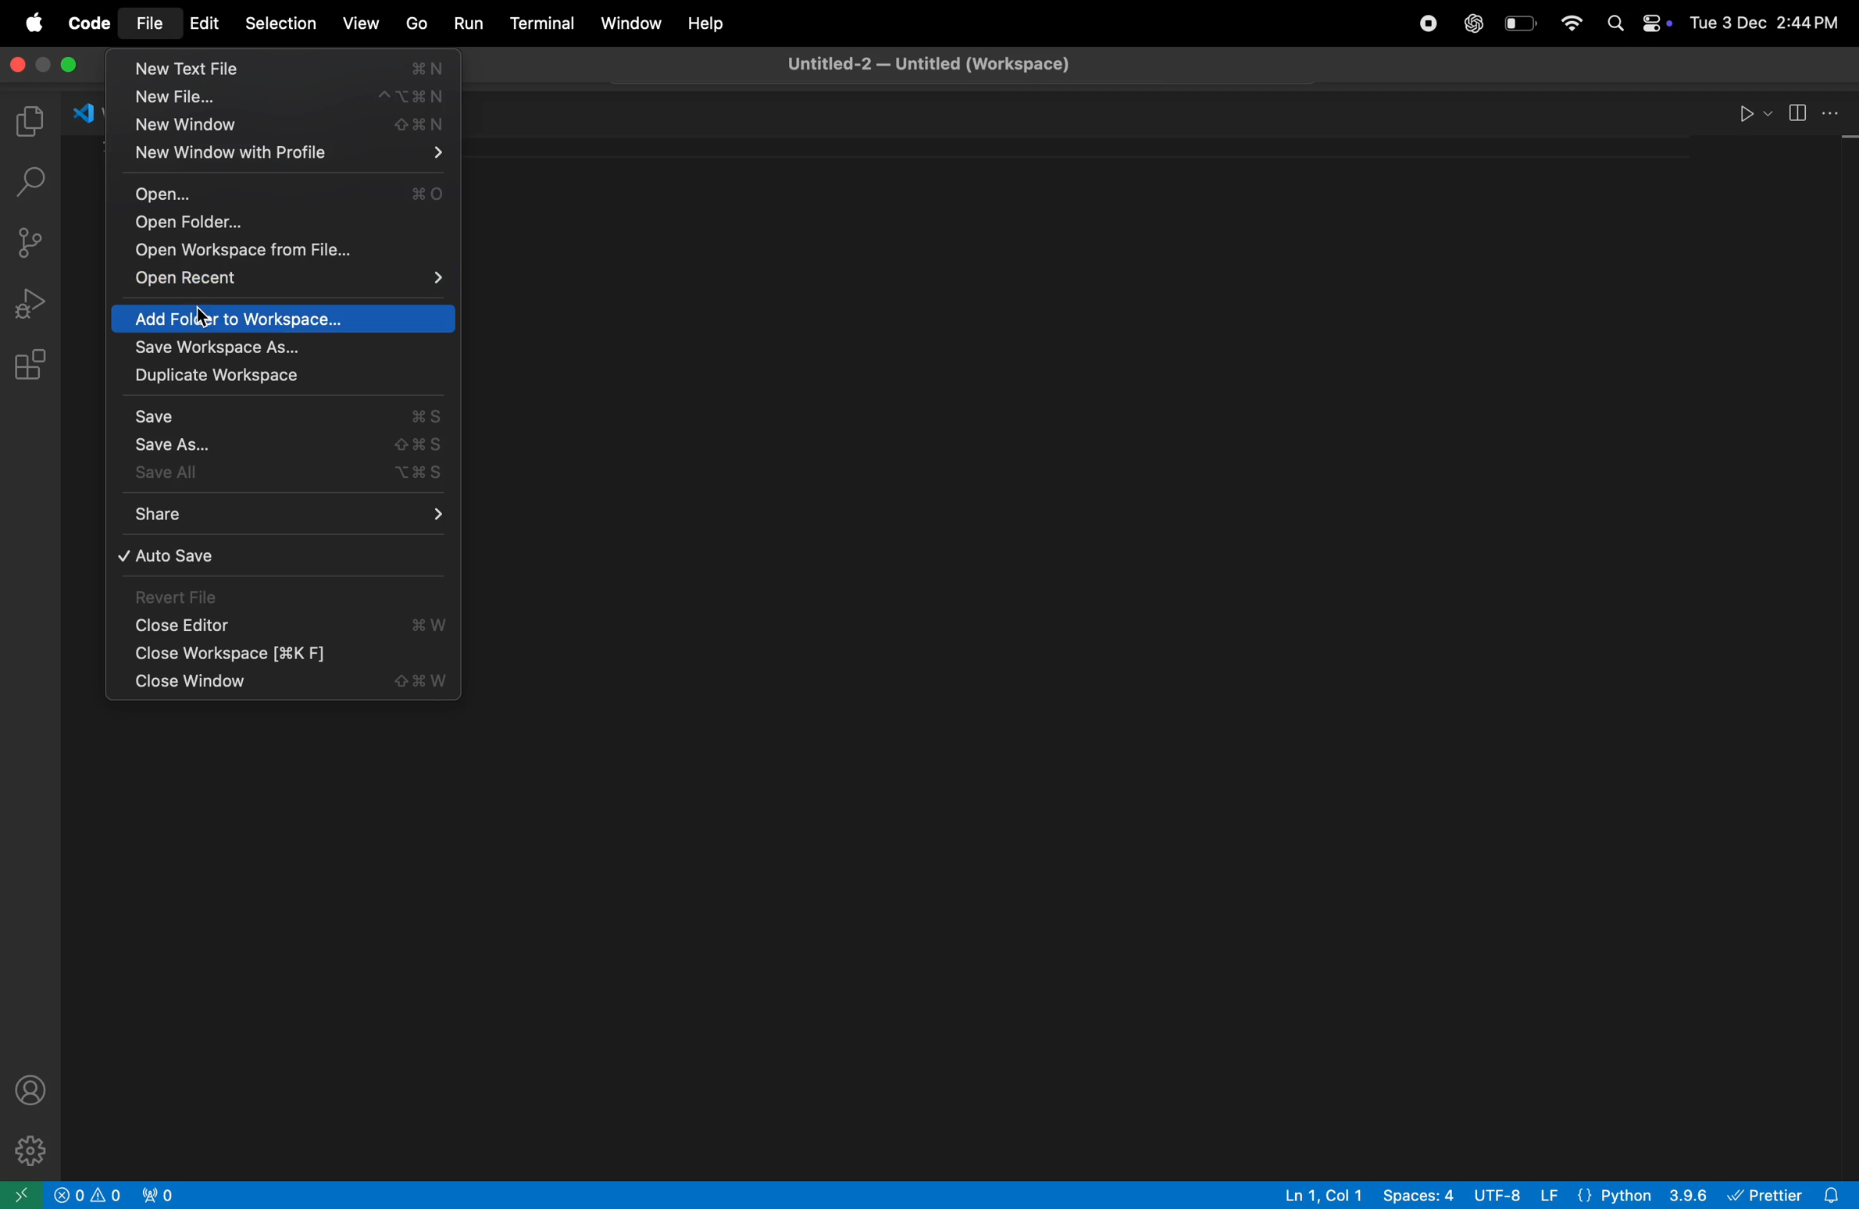 The height and width of the screenshot is (1209, 1859). What do you see at coordinates (283, 416) in the screenshot?
I see `save` at bounding box center [283, 416].